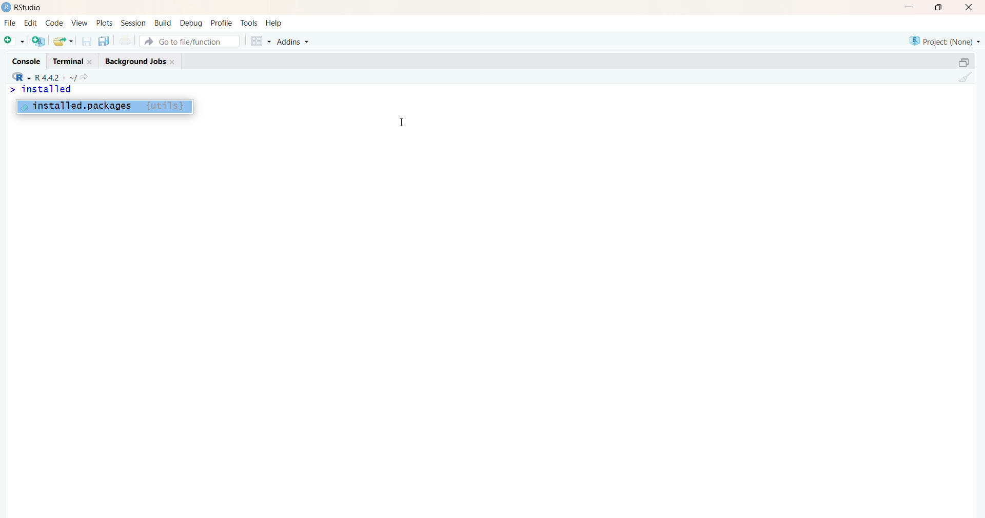  Describe the element at coordinates (72, 61) in the screenshot. I see `terminal` at that location.